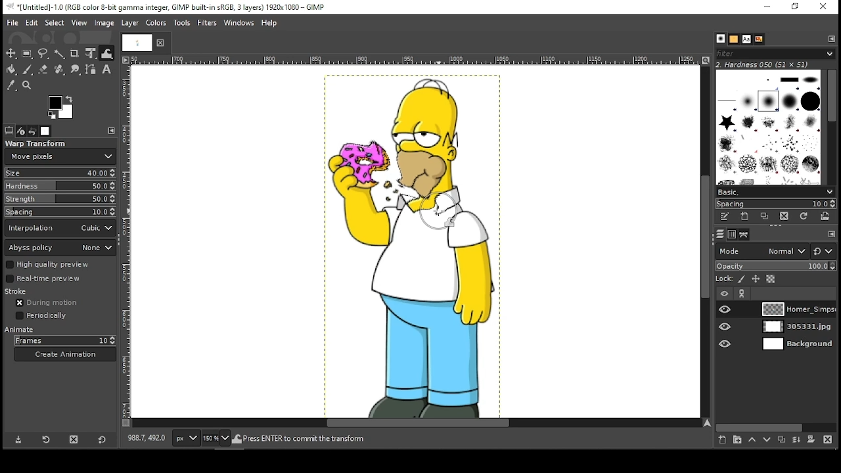 This screenshot has height=473, width=841. Describe the element at coordinates (64, 353) in the screenshot. I see `create animation` at that location.